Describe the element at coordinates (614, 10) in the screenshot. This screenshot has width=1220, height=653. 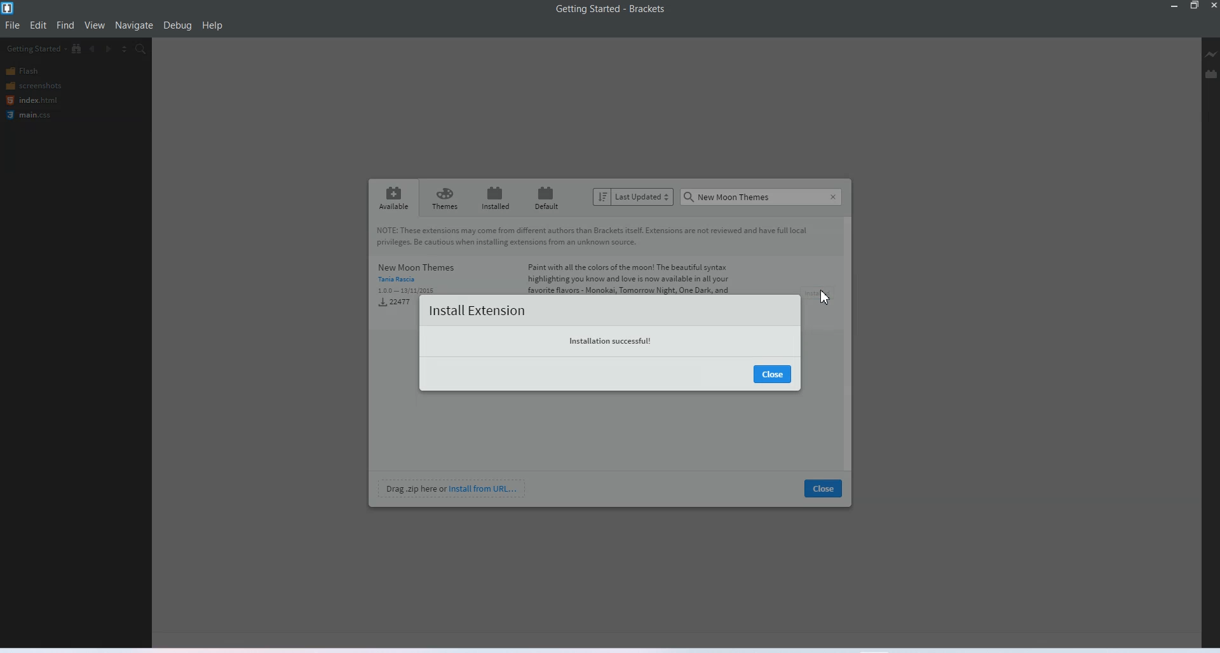
I see `Getting Started - Brackets` at that location.